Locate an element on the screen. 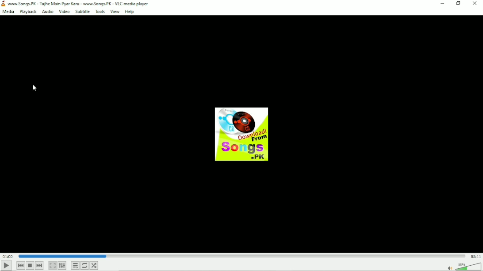  Playback is located at coordinates (27, 12).